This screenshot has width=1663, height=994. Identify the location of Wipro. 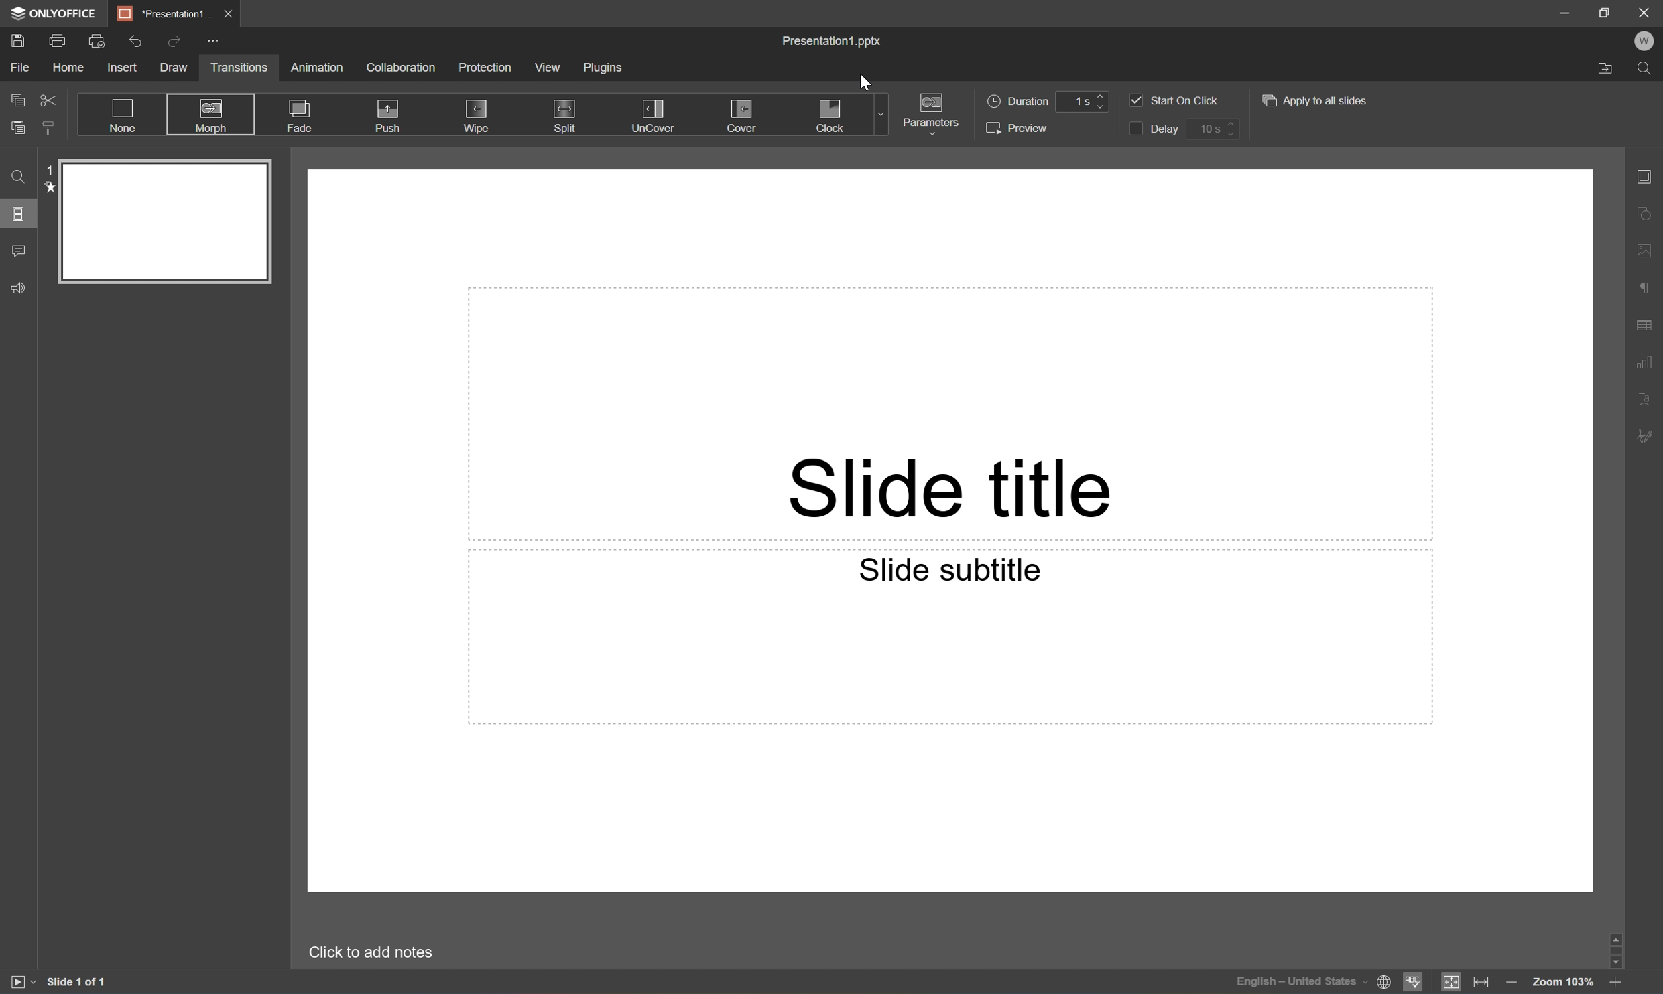
(477, 115).